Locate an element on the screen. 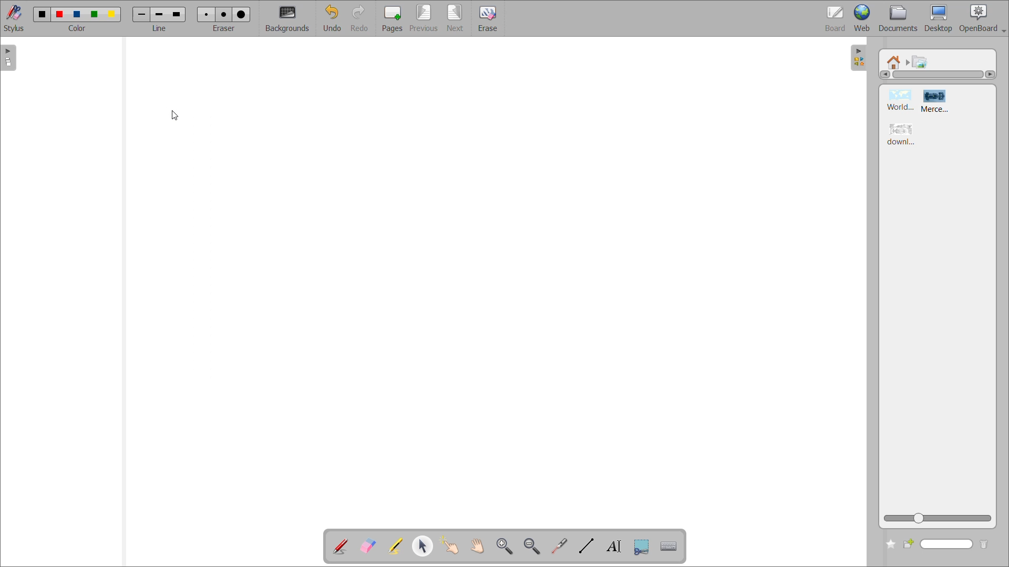 The image size is (1009, 567). color 4 is located at coordinates (95, 16).